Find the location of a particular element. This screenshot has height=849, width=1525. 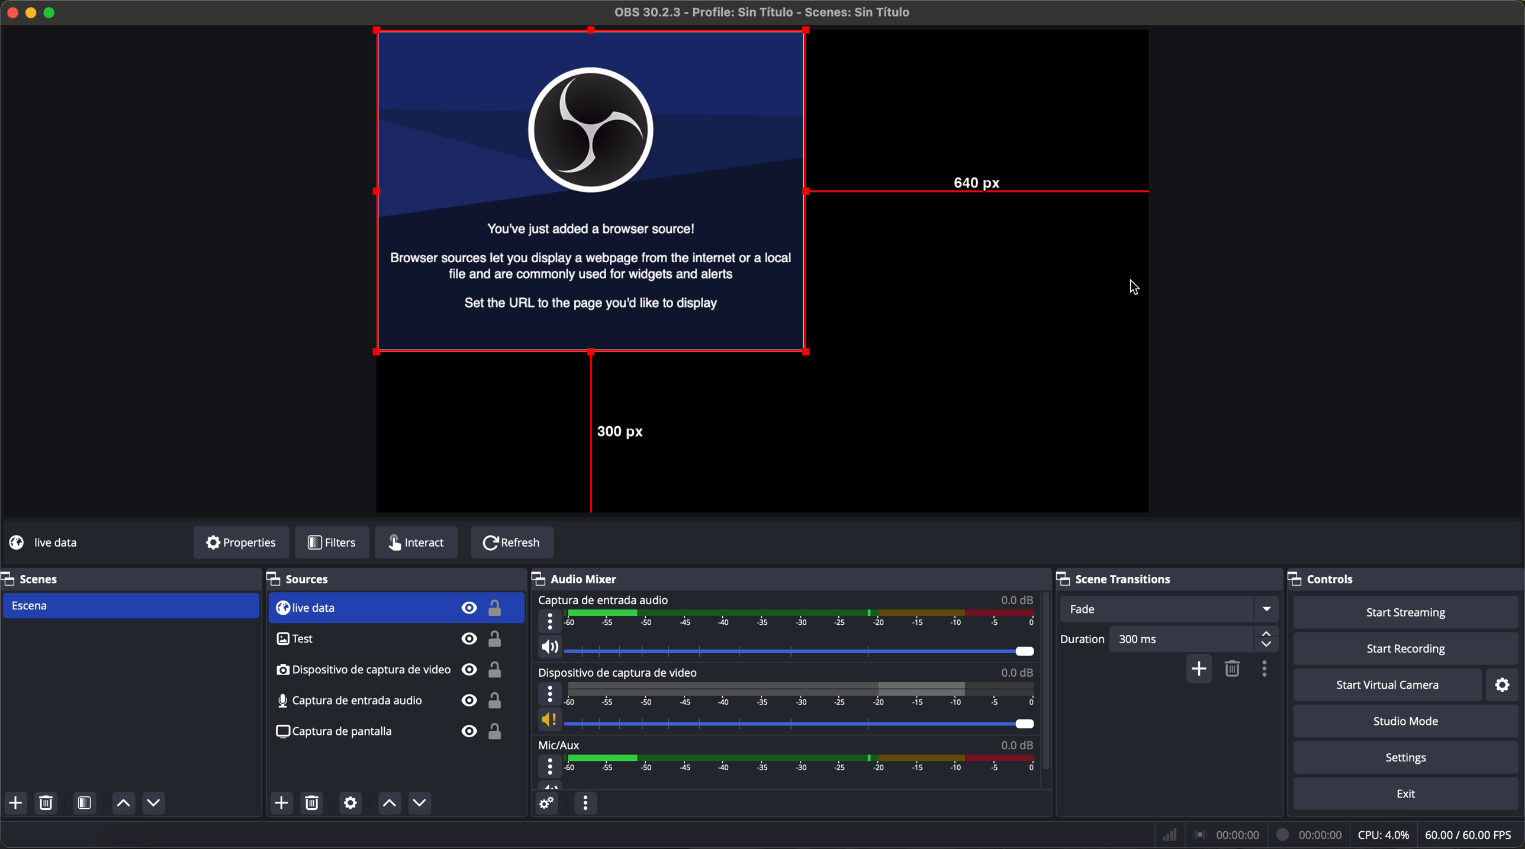

move sources down is located at coordinates (420, 805).